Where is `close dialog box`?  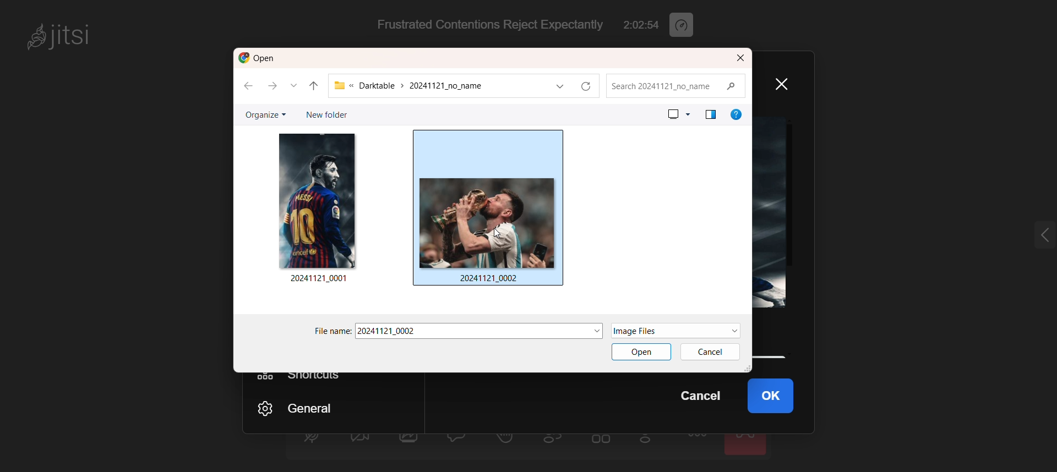
close dialog box is located at coordinates (740, 58).